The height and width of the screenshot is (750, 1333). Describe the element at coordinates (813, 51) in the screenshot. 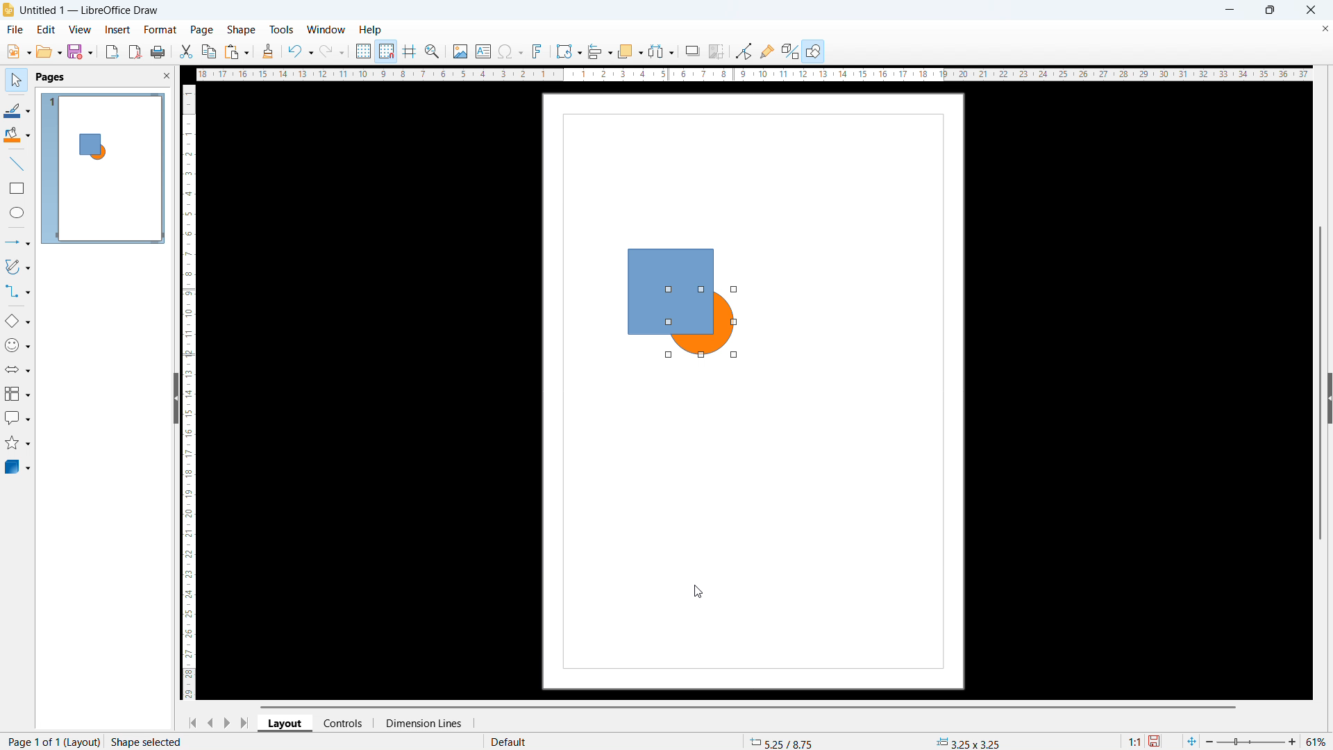

I see `show draw functions` at that location.